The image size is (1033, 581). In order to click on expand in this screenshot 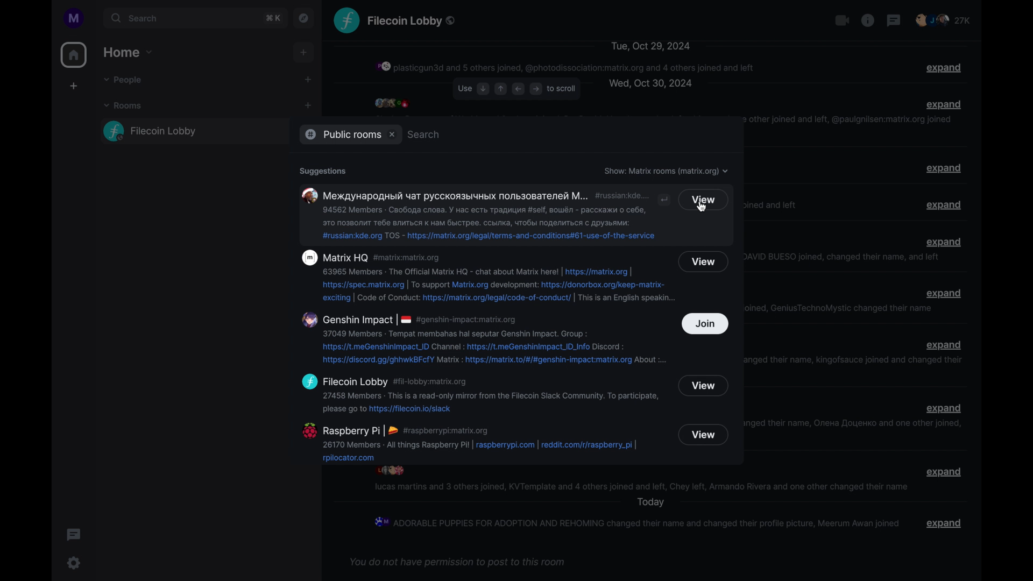, I will do `click(943, 168)`.